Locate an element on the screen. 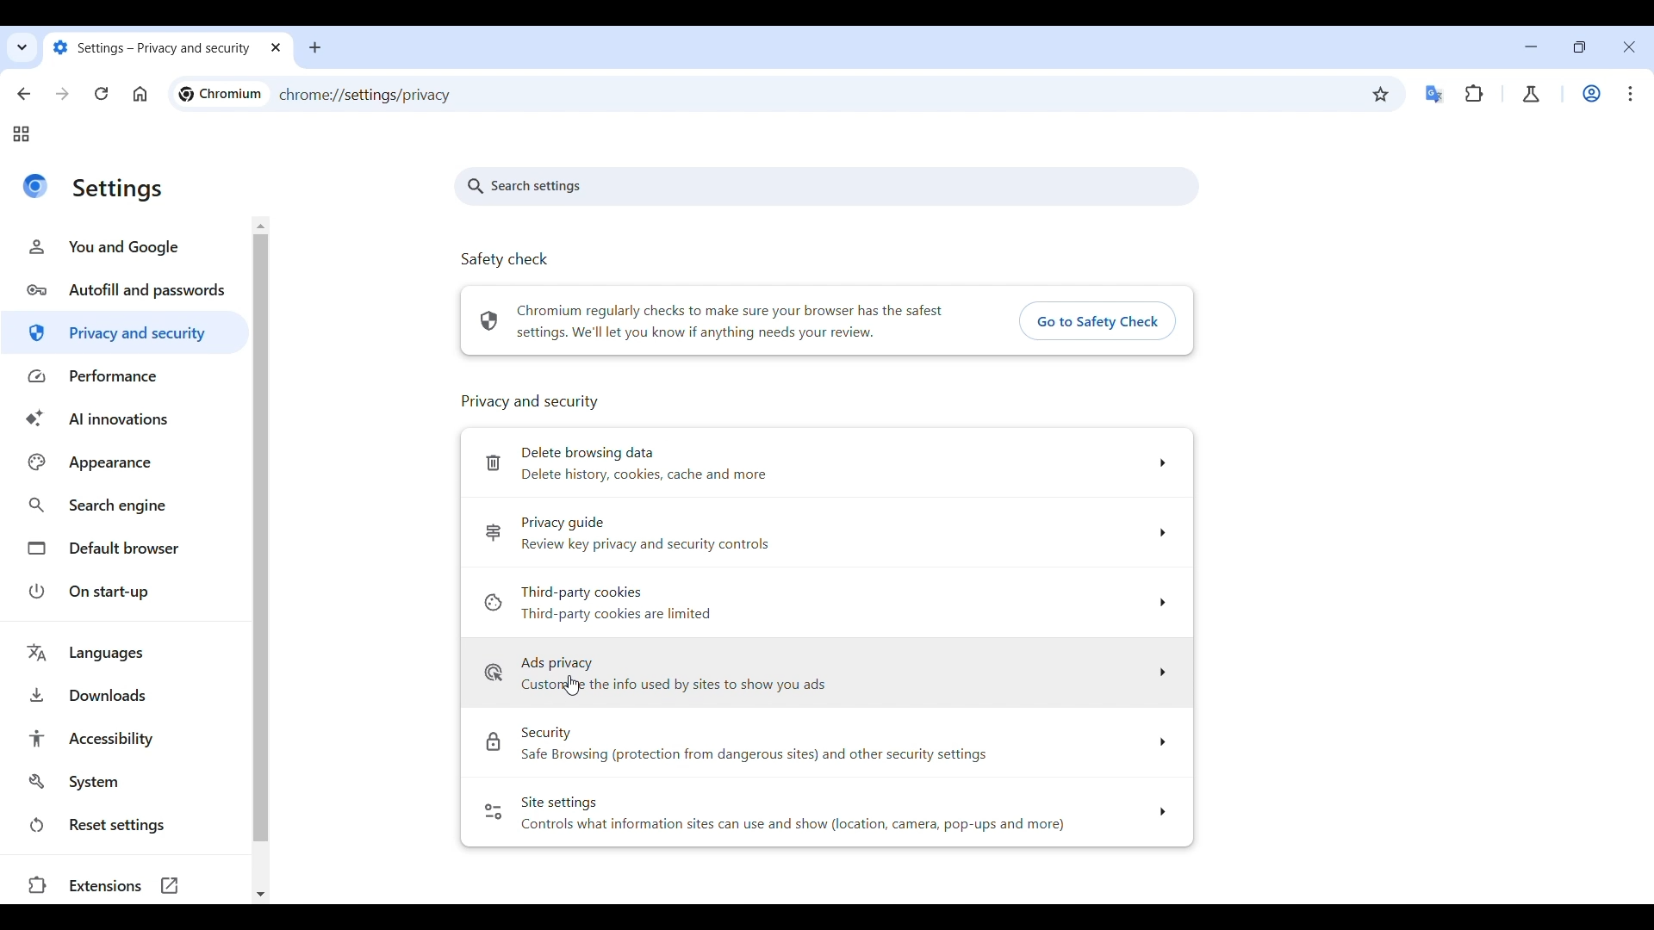 This screenshot has height=930, width=1654. Default browser is located at coordinates (124, 549).